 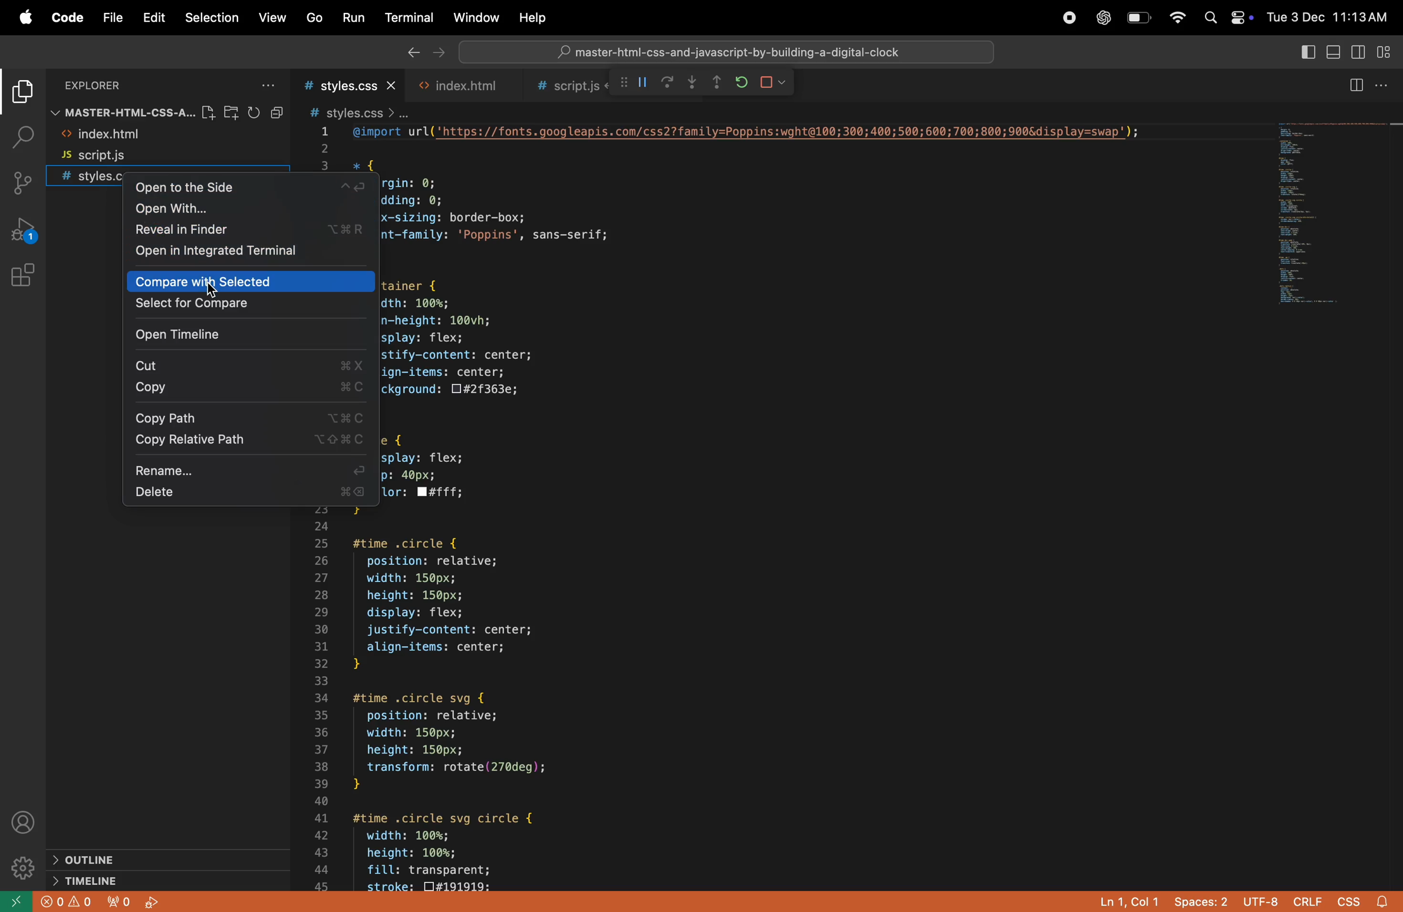 What do you see at coordinates (271, 17) in the screenshot?
I see `view` at bounding box center [271, 17].